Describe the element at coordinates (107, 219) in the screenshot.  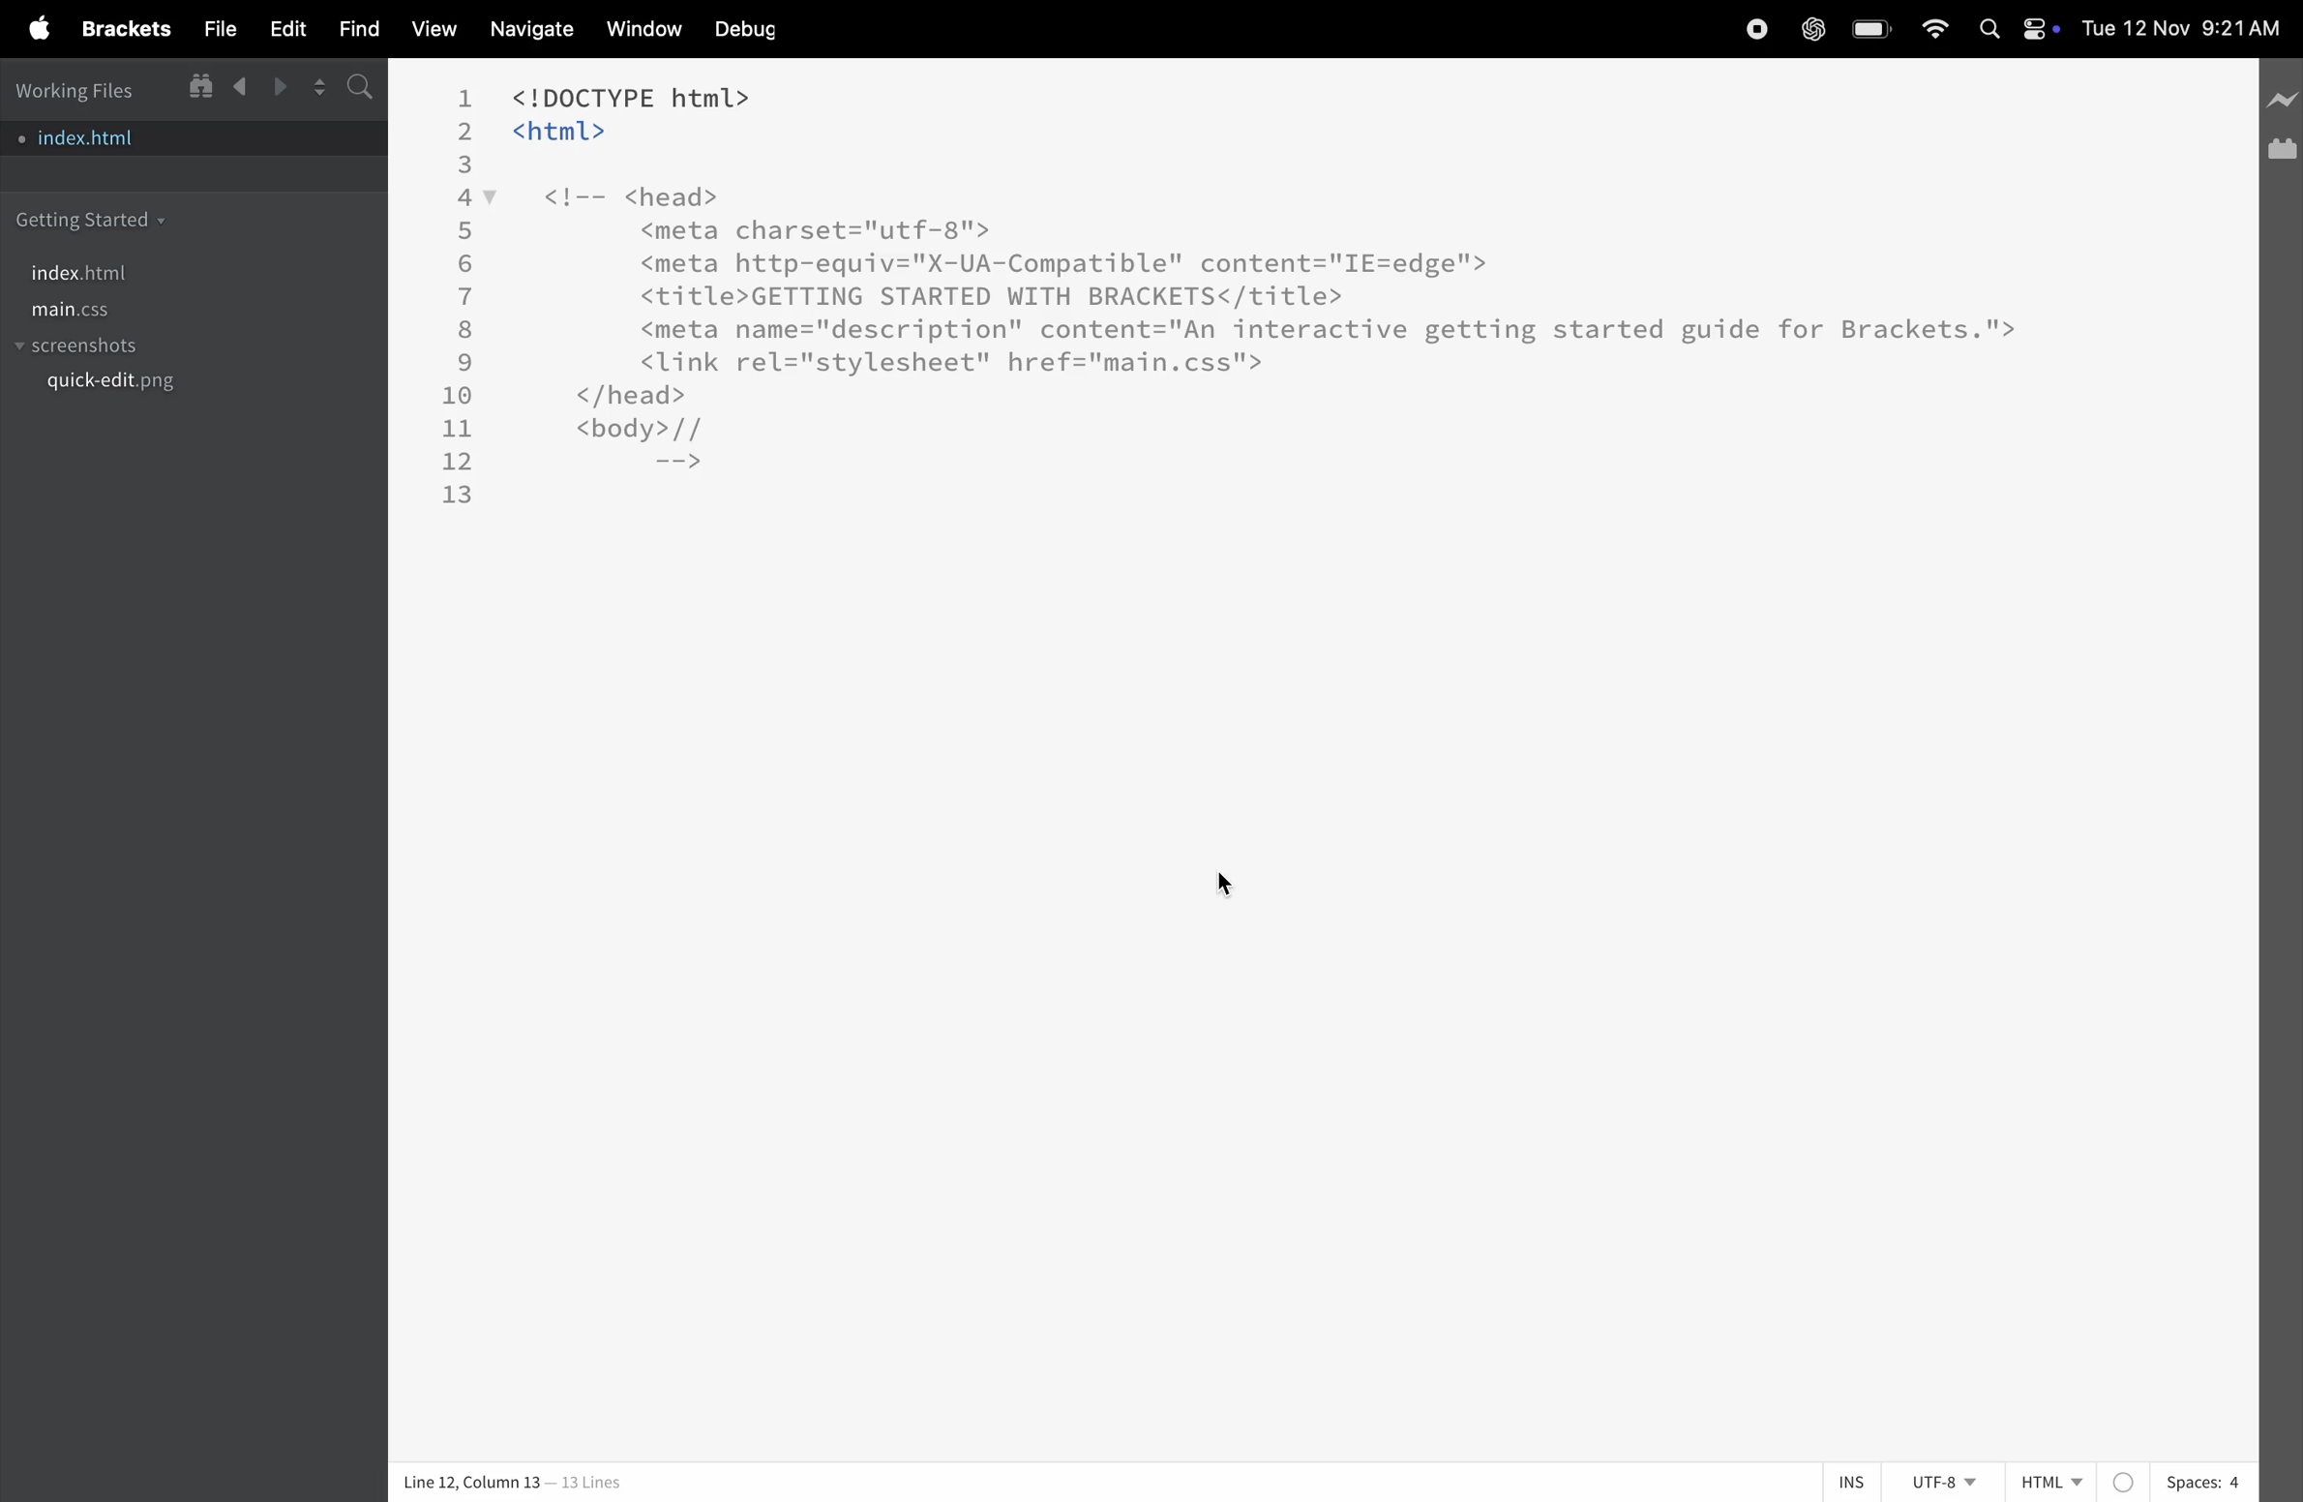
I see `getting started` at that location.